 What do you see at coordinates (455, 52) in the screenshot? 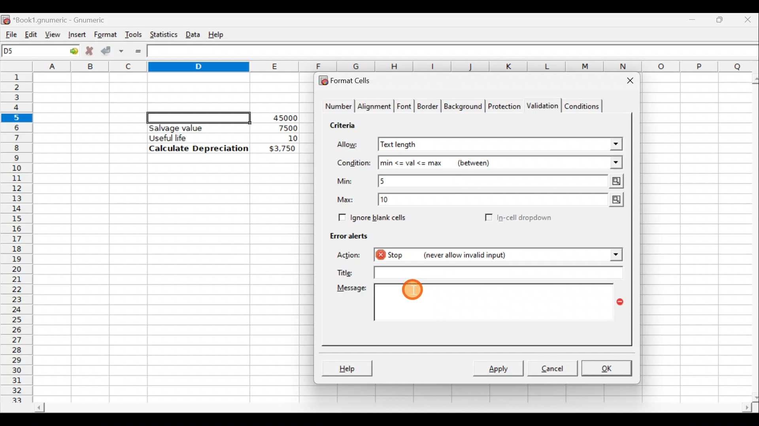
I see `Formula bar` at bounding box center [455, 52].